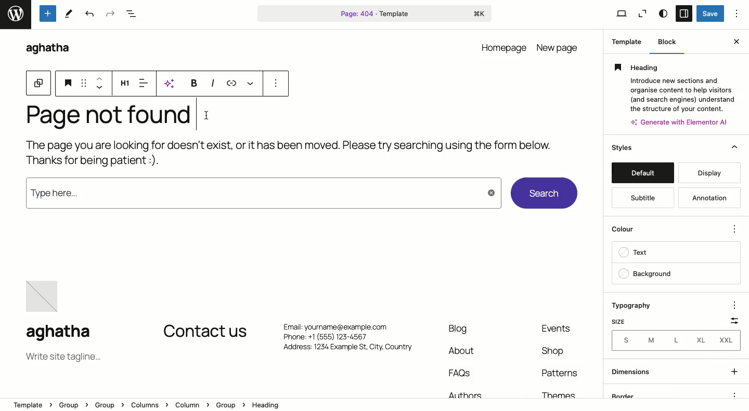 The width and height of the screenshot is (749, 411). What do you see at coordinates (624, 41) in the screenshot?
I see `Template` at bounding box center [624, 41].